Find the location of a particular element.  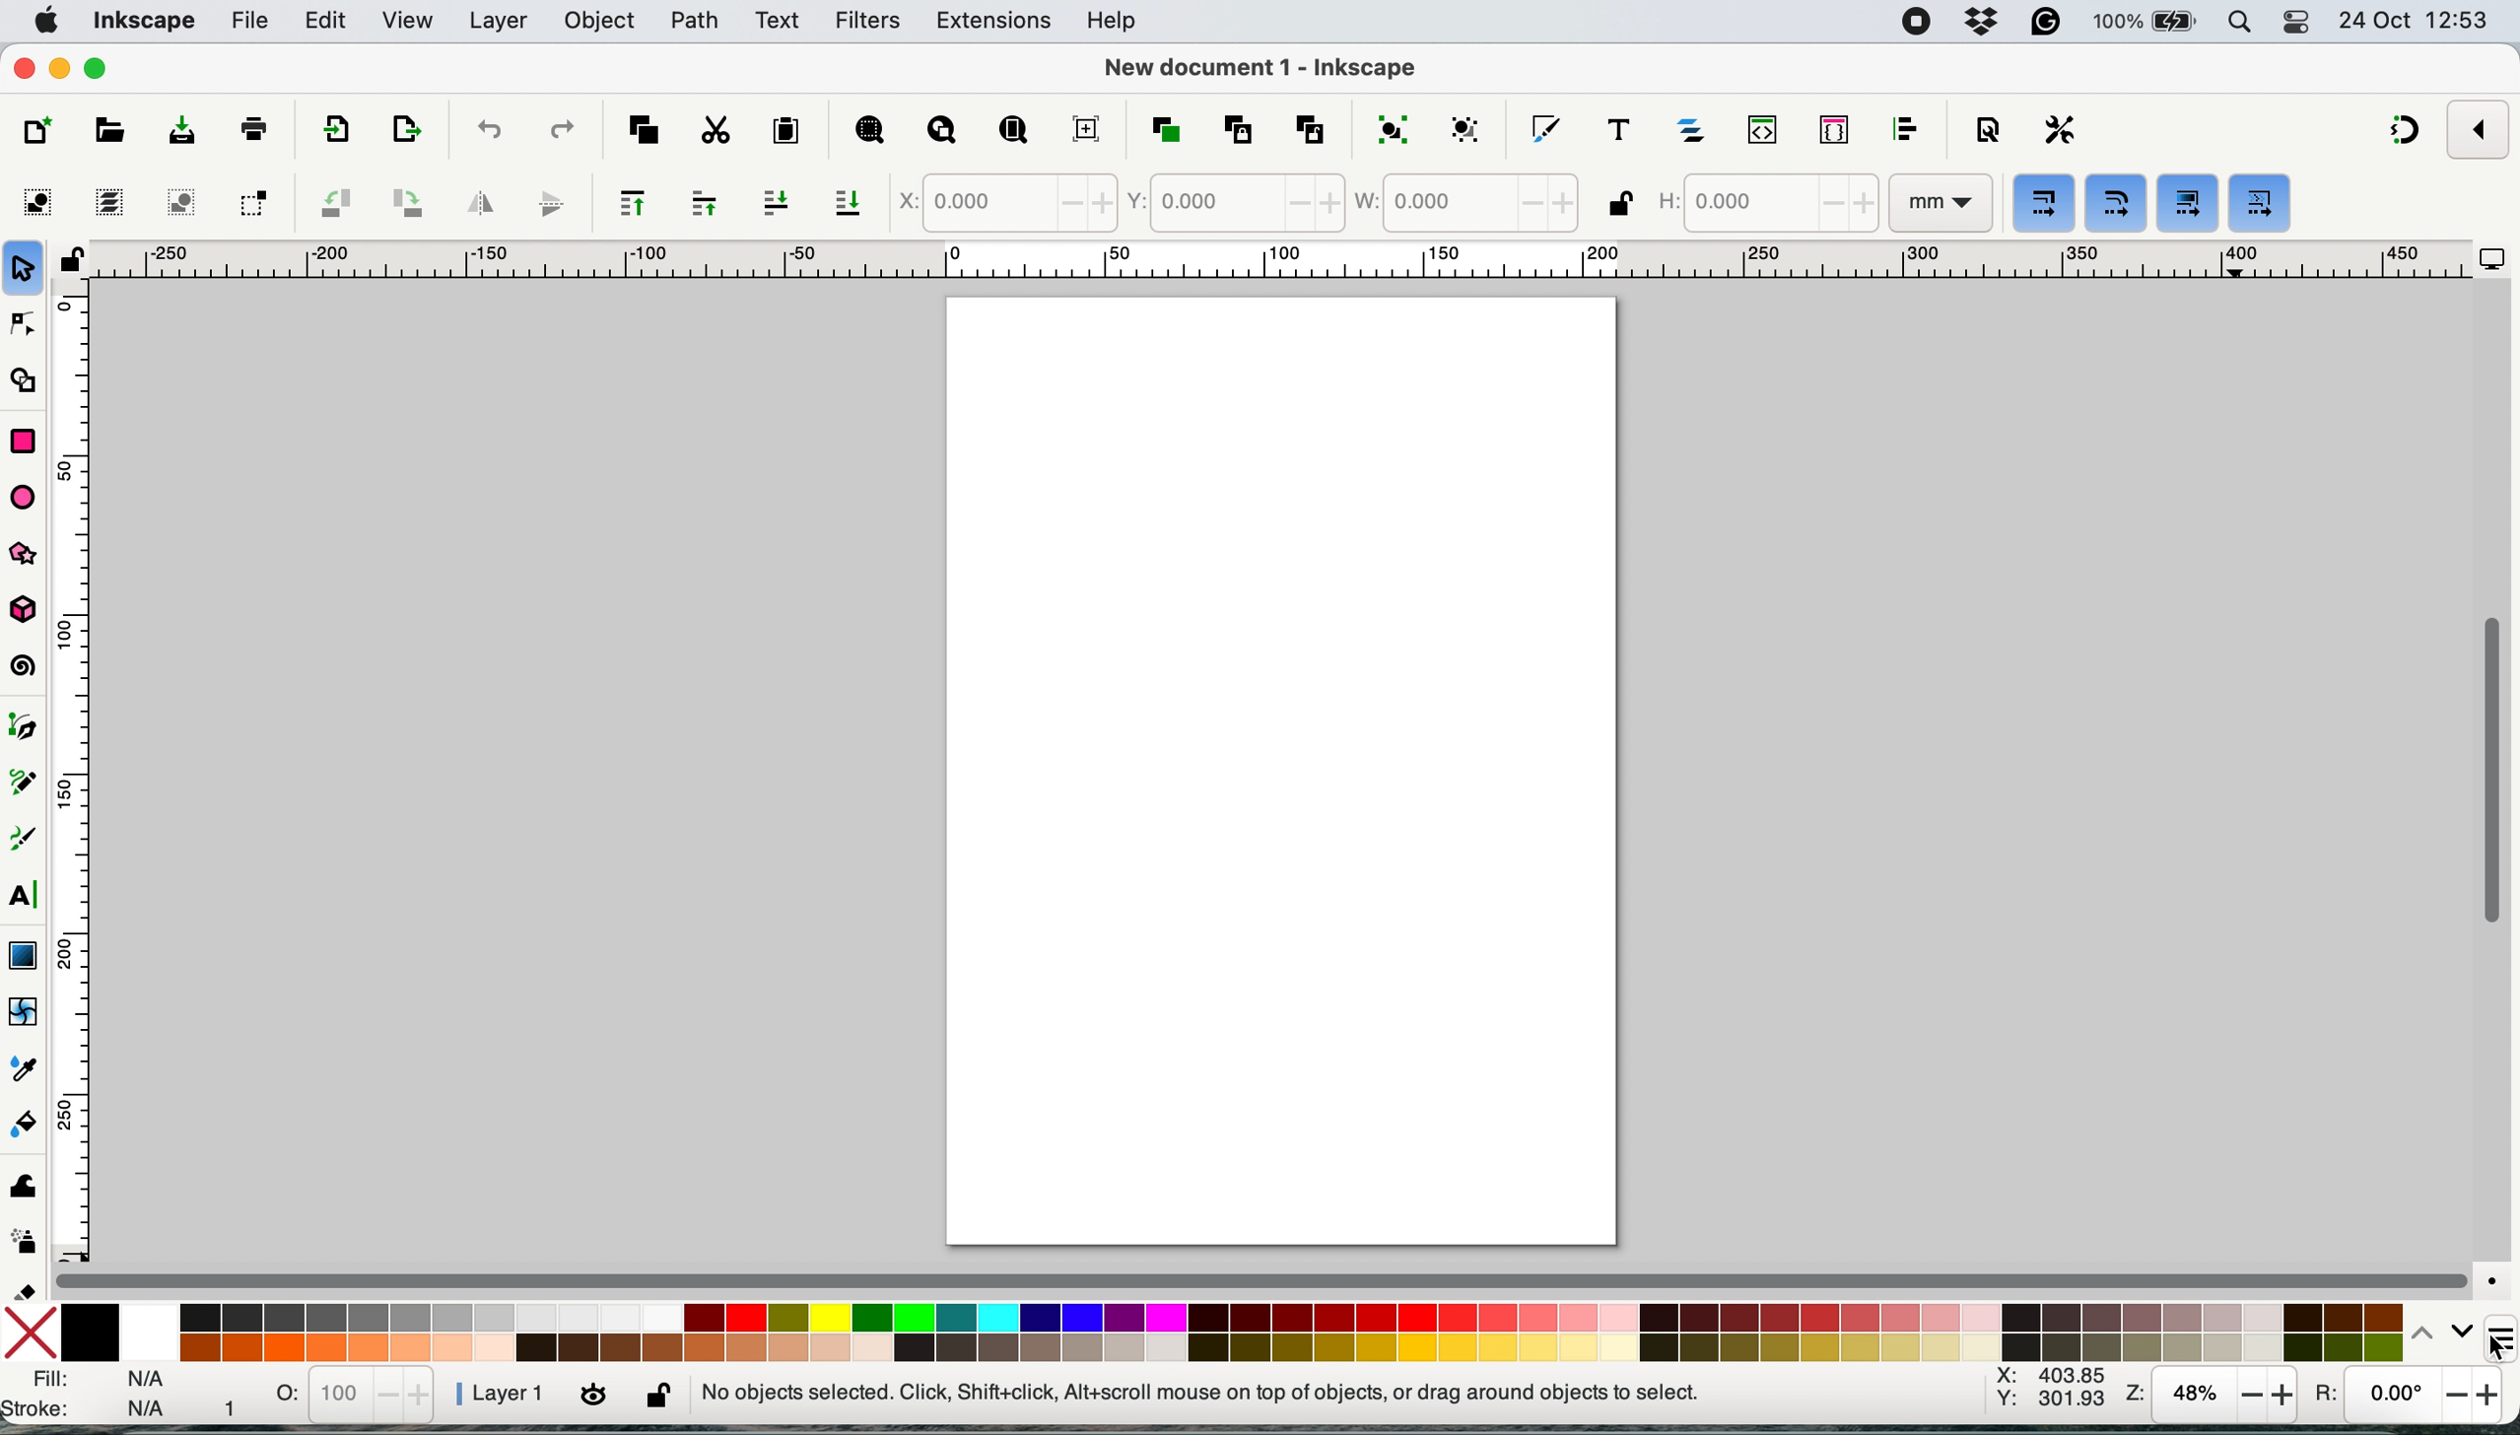

pencil tool is located at coordinates (29, 786).